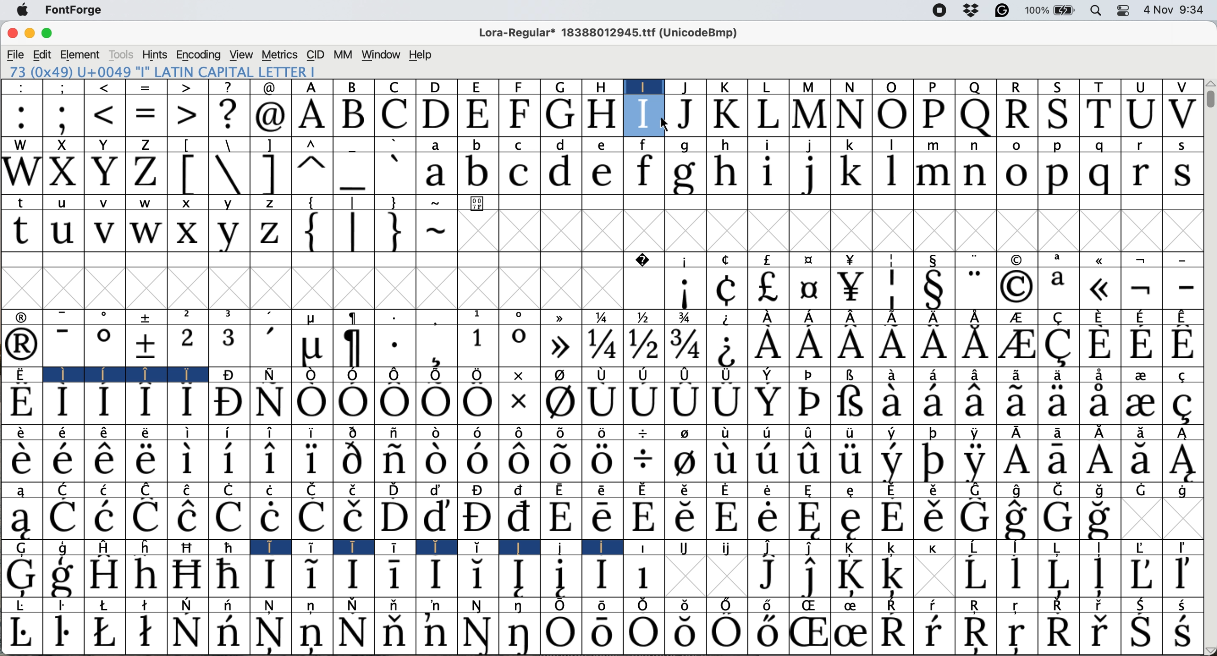 This screenshot has height=656, width=1217. I want to click on Y, so click(104, 174).